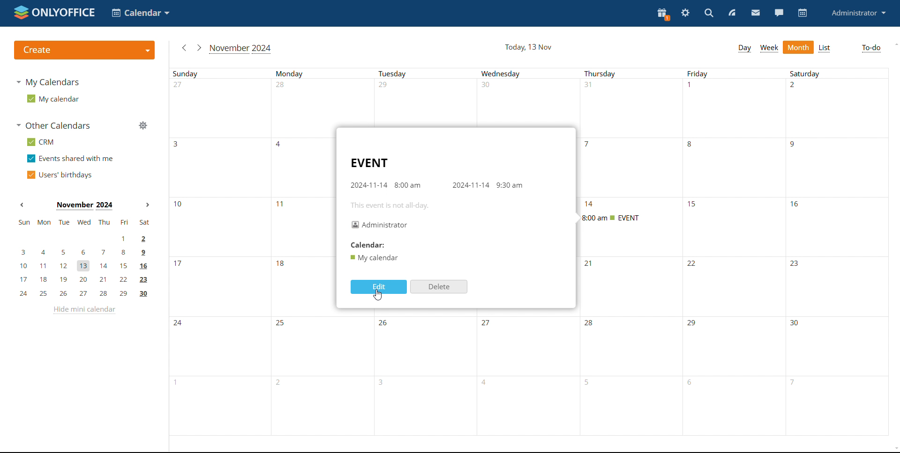 This screenshot has height=453, width=900. What do you see at coordinates (252, 283) in the screenshot?
I see `dates of the month` at bounding box center [252, 283].